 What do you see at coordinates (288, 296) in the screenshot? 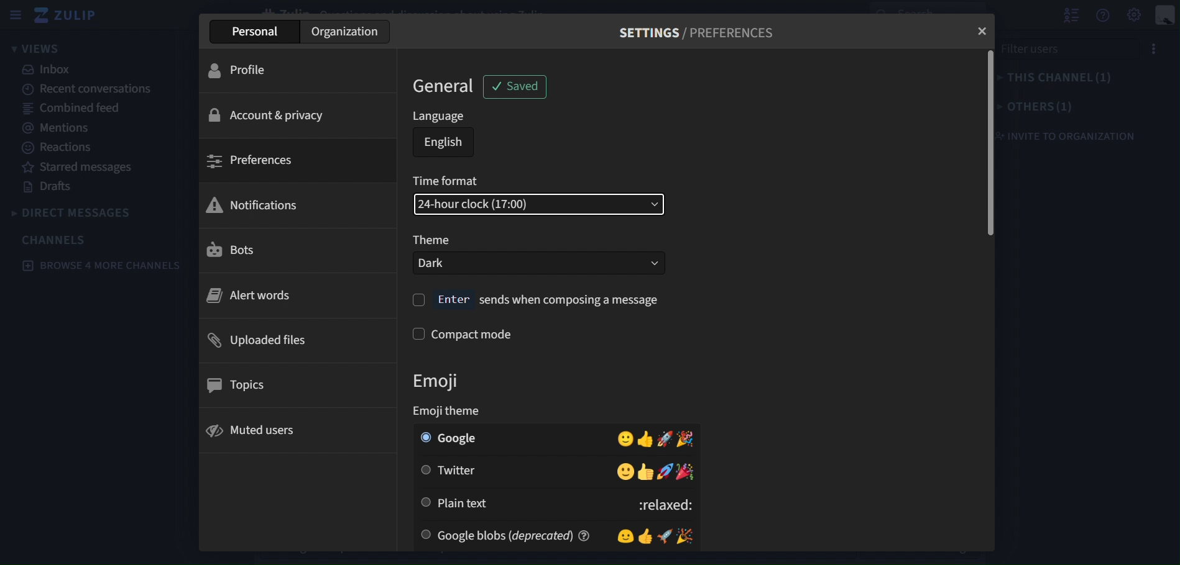
I see `alert words` at bounding box center [288, 296].